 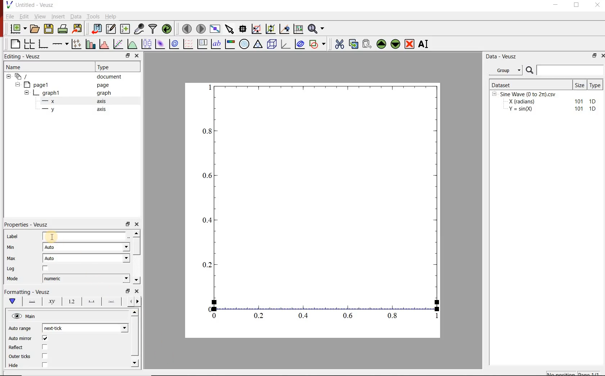 I want to click on BS —
0.8
0.6
0.4
0.2
0 0.2 0.4 0.6 0.8 1, so click(x=322, y=205).